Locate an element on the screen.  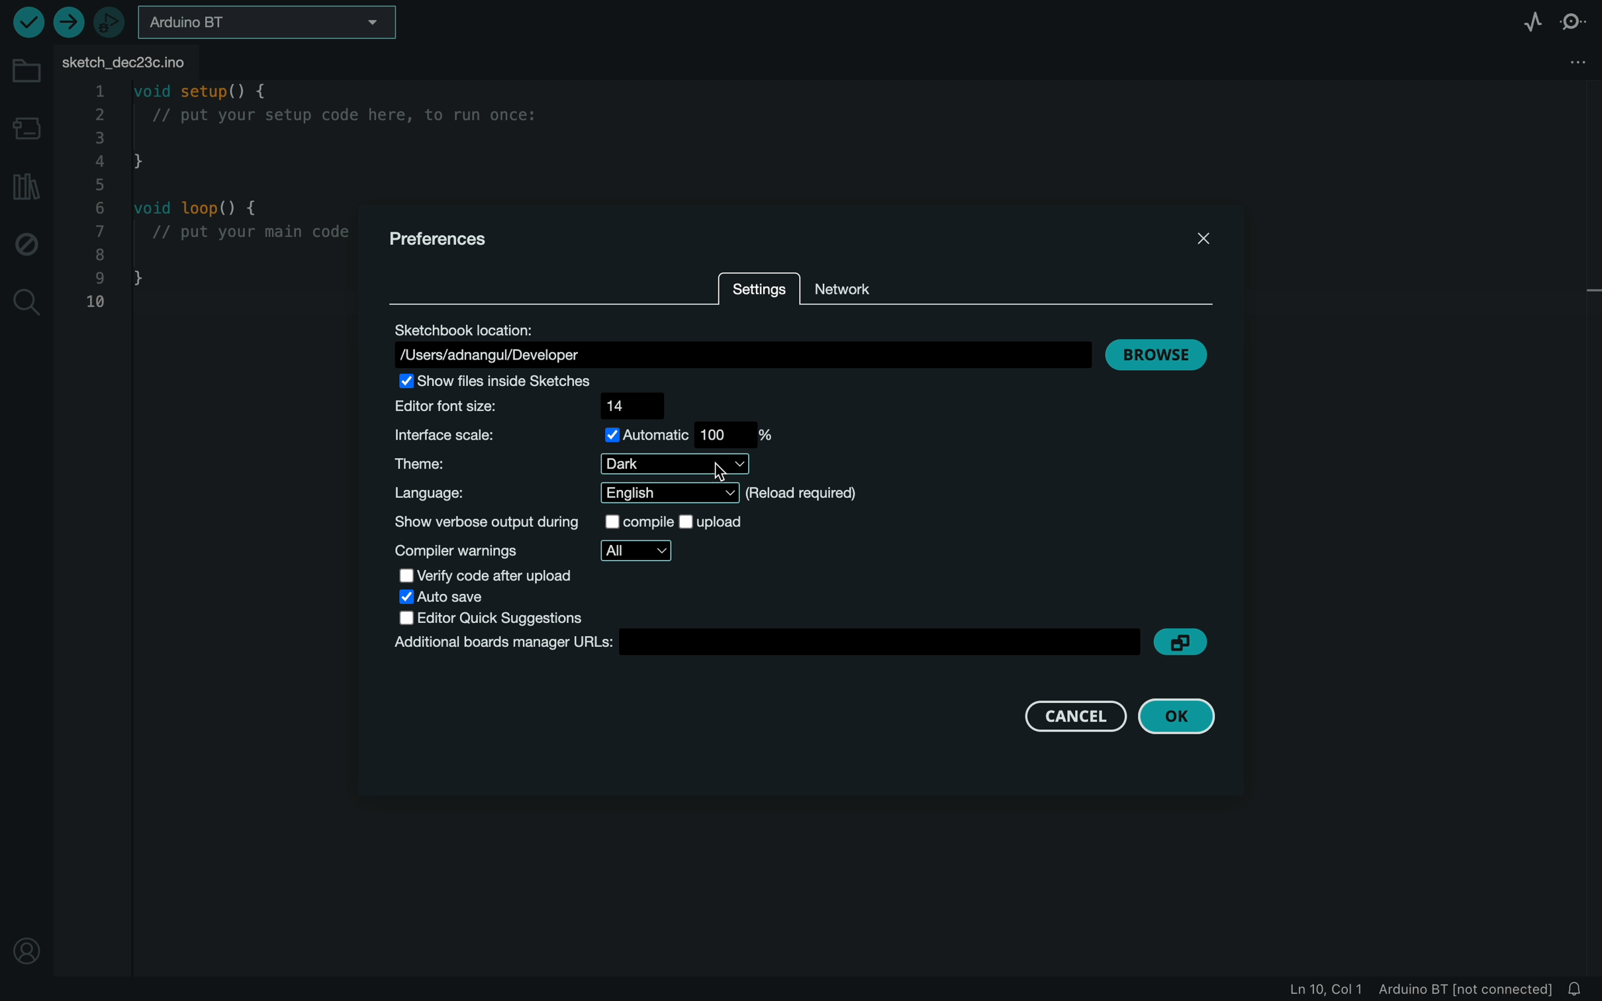
folder is located at coordinates (27, 72).